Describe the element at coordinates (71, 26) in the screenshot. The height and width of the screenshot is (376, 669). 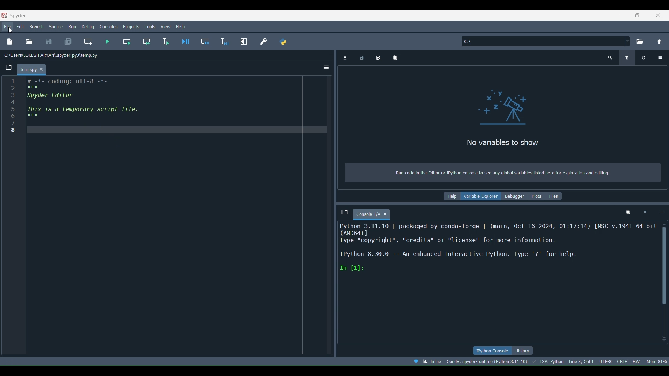
I see `Run` at that location.